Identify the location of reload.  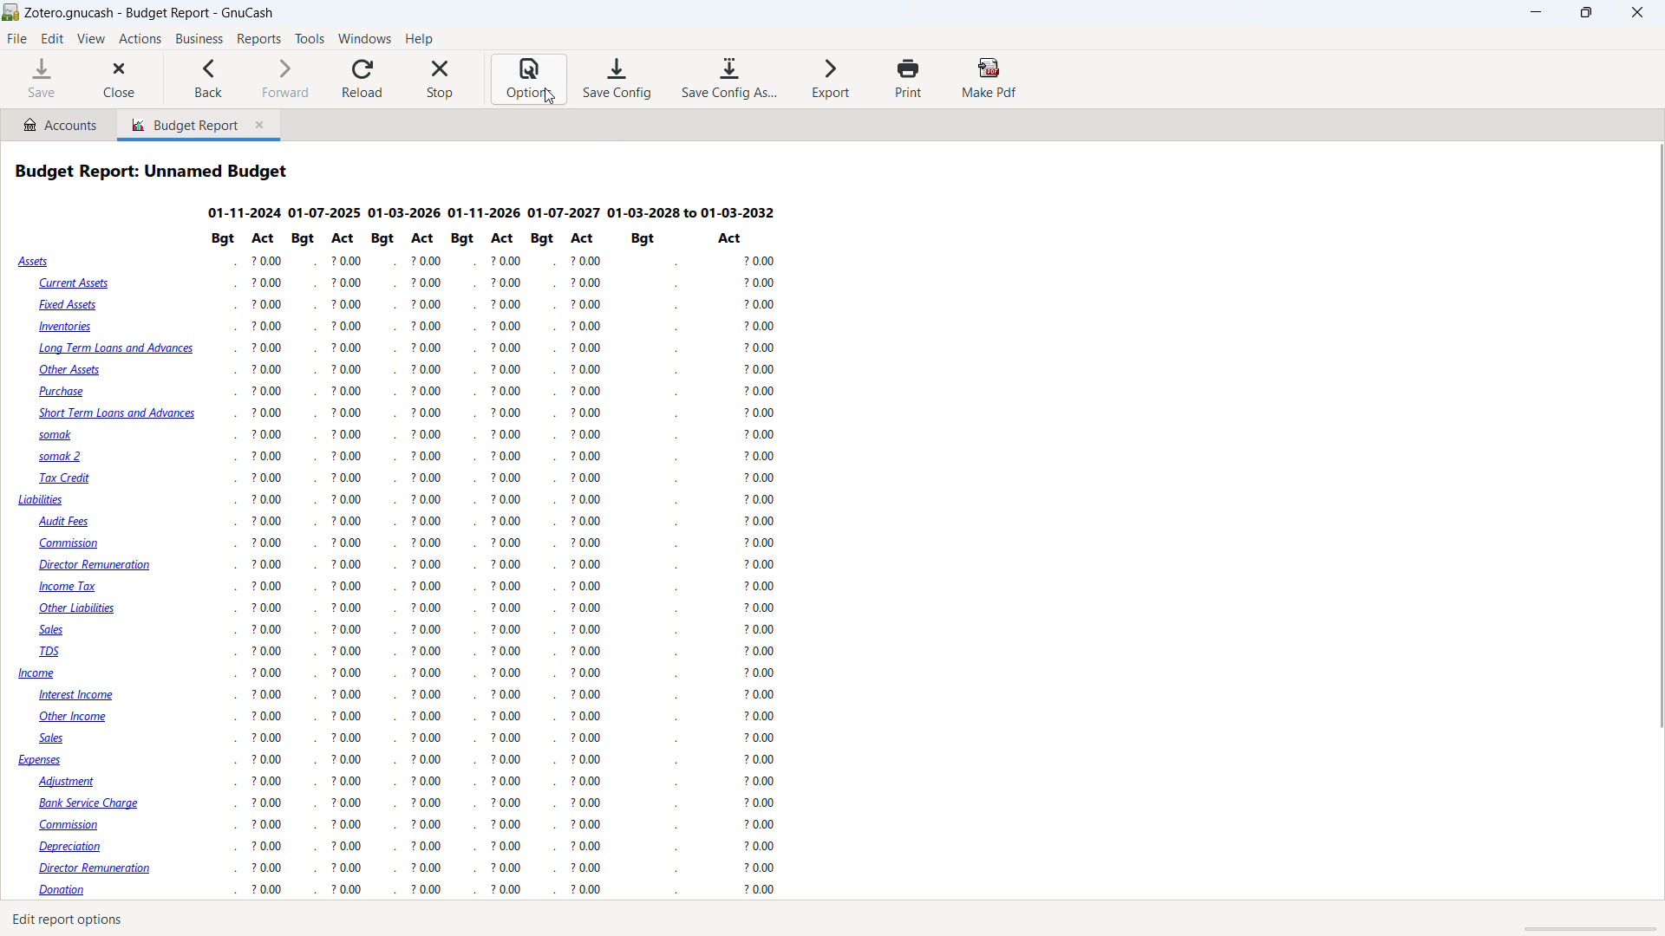
(363, 79).